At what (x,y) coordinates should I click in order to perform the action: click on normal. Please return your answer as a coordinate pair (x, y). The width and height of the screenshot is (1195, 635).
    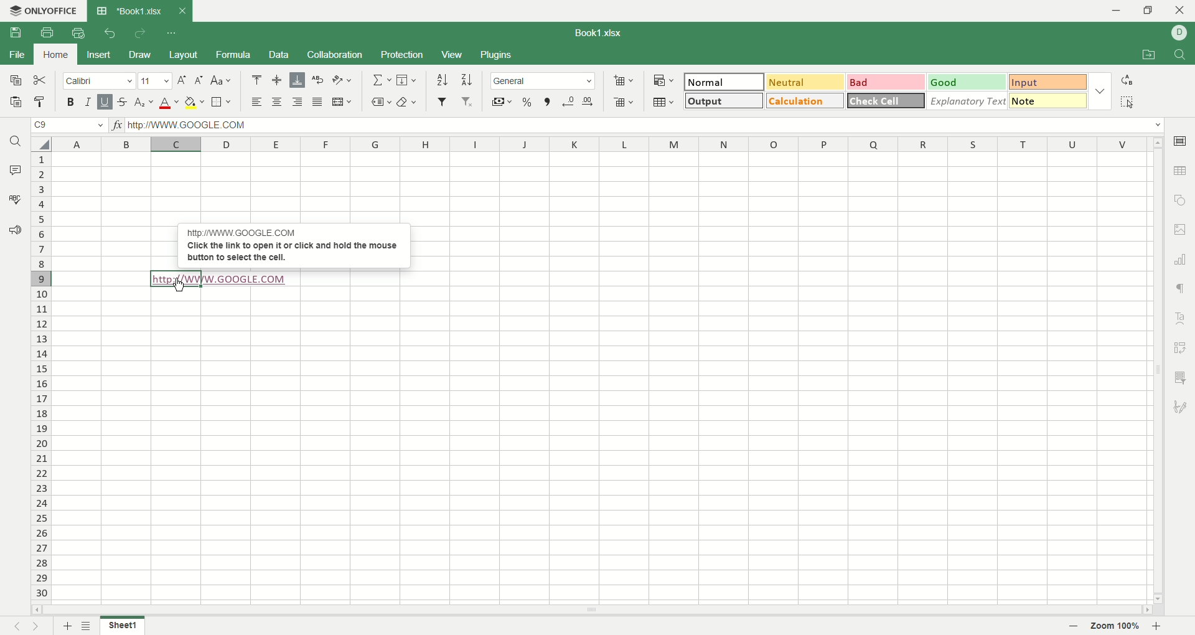
    Looking at the image, I should click on (725, 82).